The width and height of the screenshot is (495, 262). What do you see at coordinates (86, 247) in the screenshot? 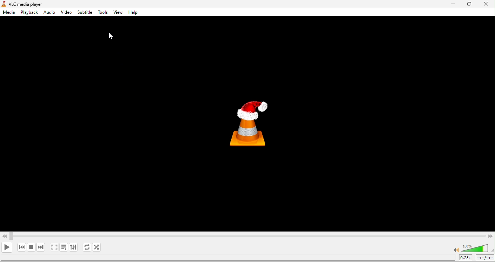
I see `click to toggle between loop all` at bounding box center [86, 247].